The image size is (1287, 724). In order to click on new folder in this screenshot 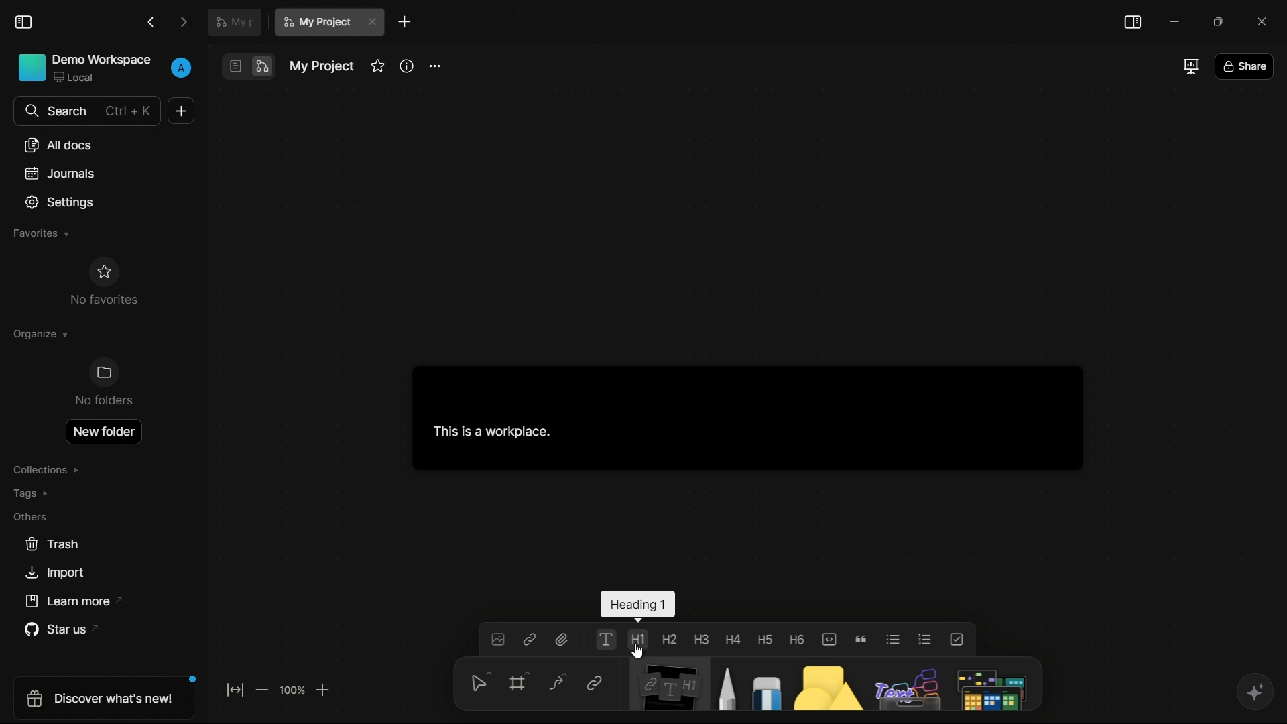, I will do `click(103, 429)`.